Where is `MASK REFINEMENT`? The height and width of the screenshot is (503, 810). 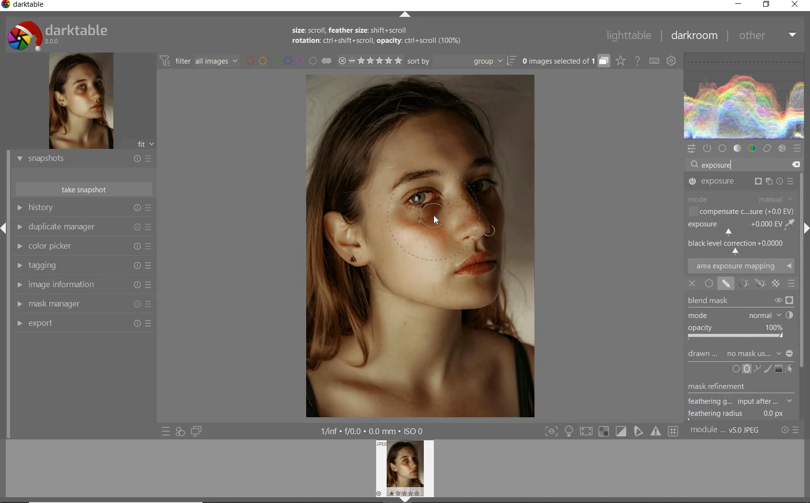 MASK REFINEMENT is located at coordinates (727, 387).